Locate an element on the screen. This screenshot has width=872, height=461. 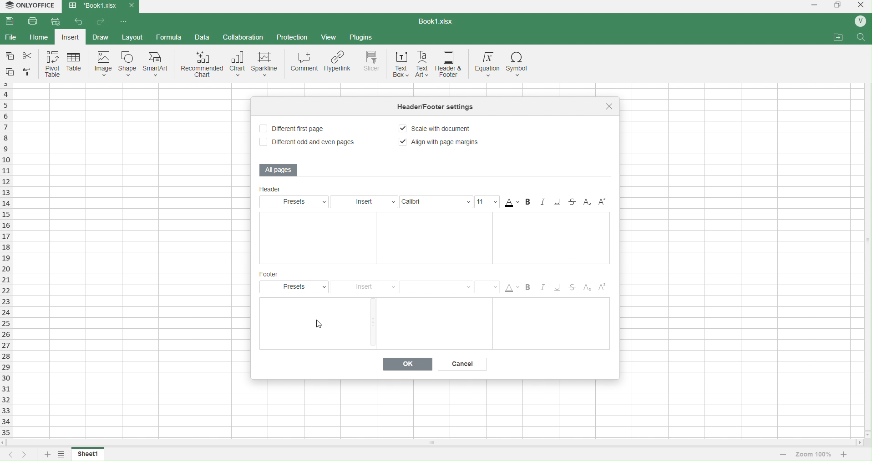
Underline is located at coordinates (558, 287).